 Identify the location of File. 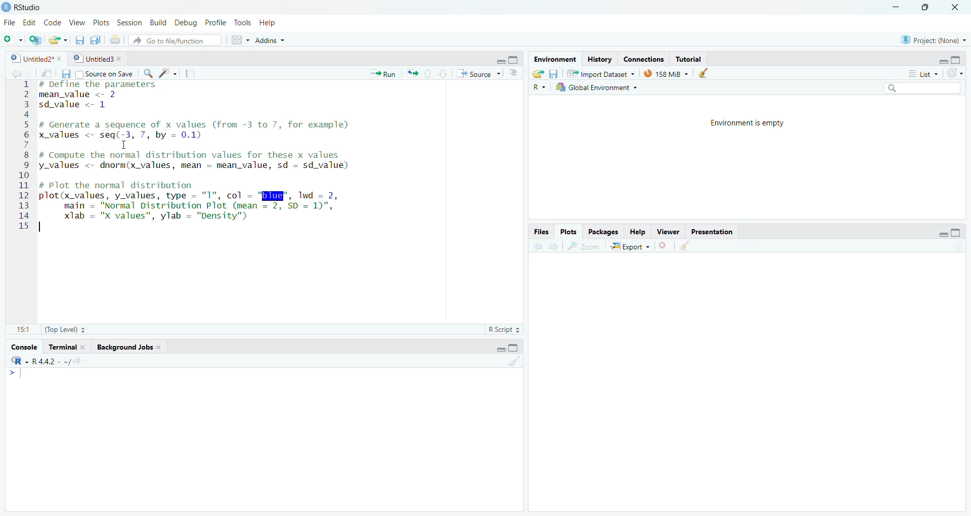
(9, 22).